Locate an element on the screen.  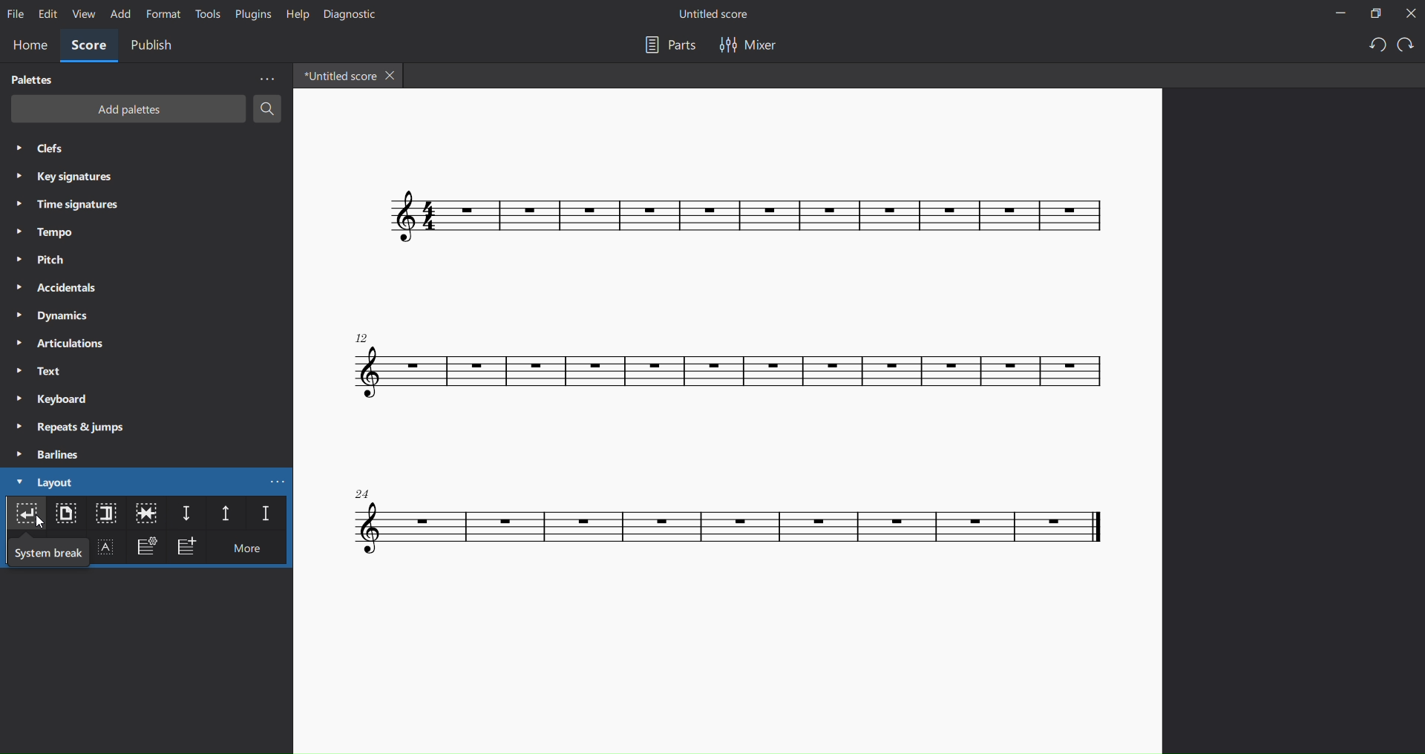
mixer is located at coordinates (747, 45).